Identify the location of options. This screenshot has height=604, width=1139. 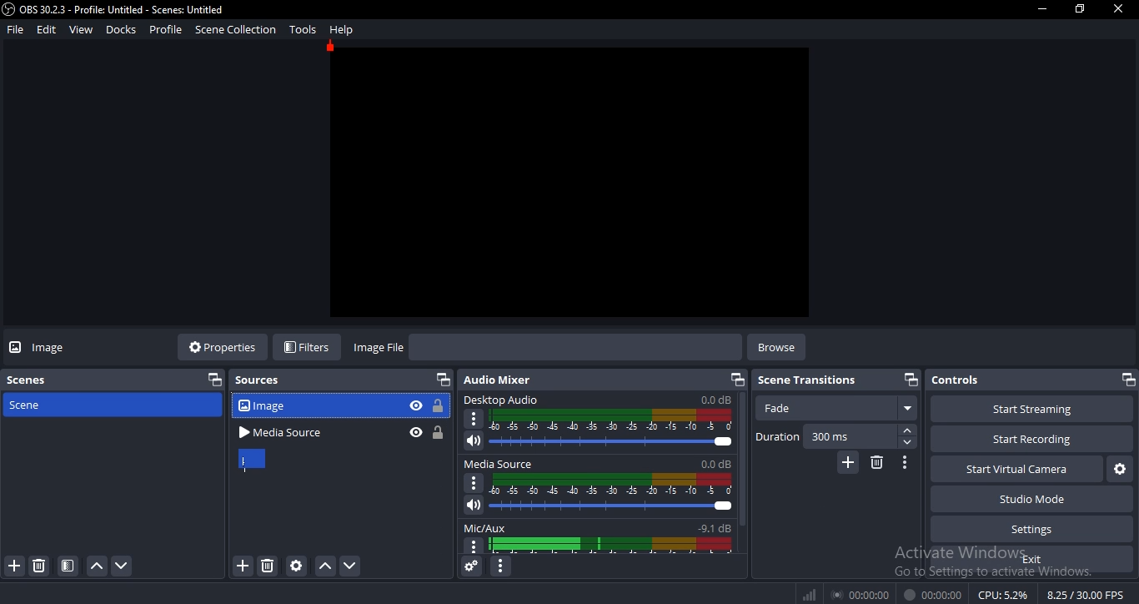
(472, 484).